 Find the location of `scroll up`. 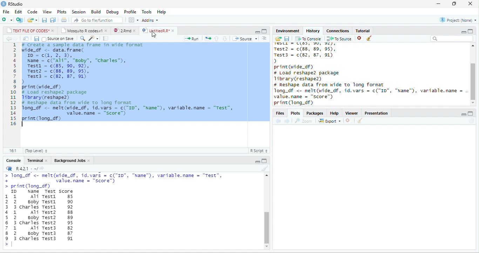

scroll up is located at coordinates (267, 176).